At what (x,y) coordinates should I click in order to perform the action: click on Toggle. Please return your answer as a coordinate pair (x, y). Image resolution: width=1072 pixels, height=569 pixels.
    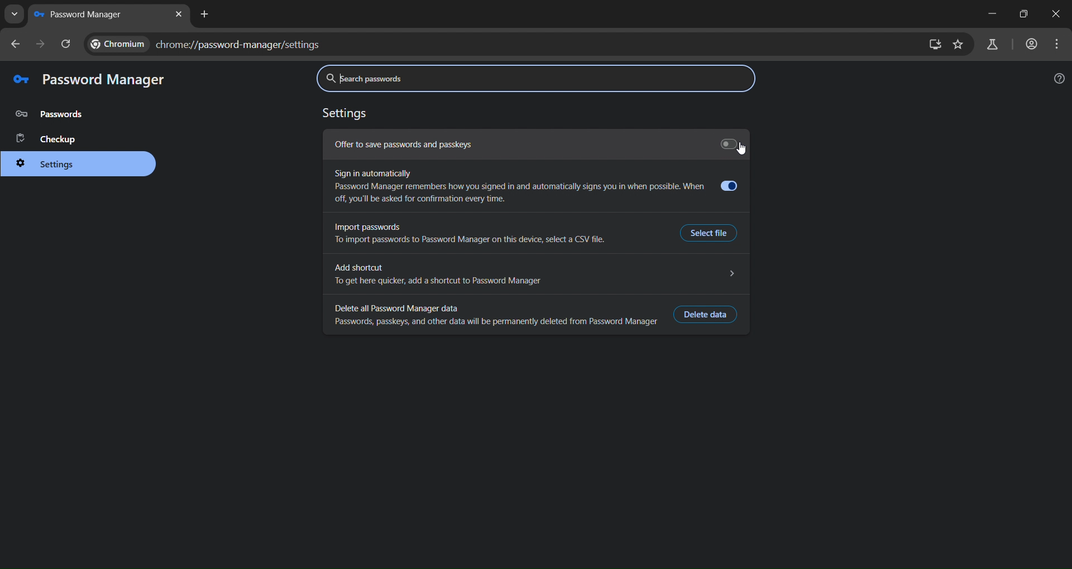
    Looking at the image, I should click on (729, 184).